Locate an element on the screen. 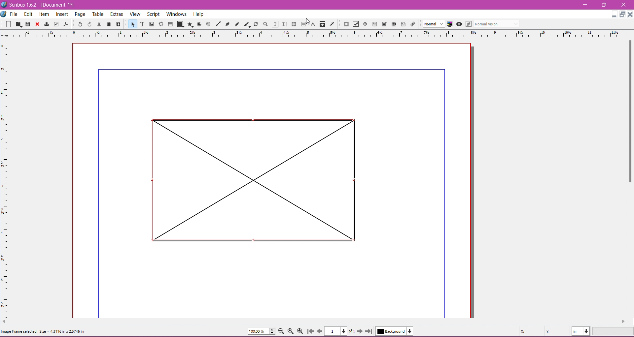 This screenshot has height=337, width=634. Extras is located at coordinates (117, 14).